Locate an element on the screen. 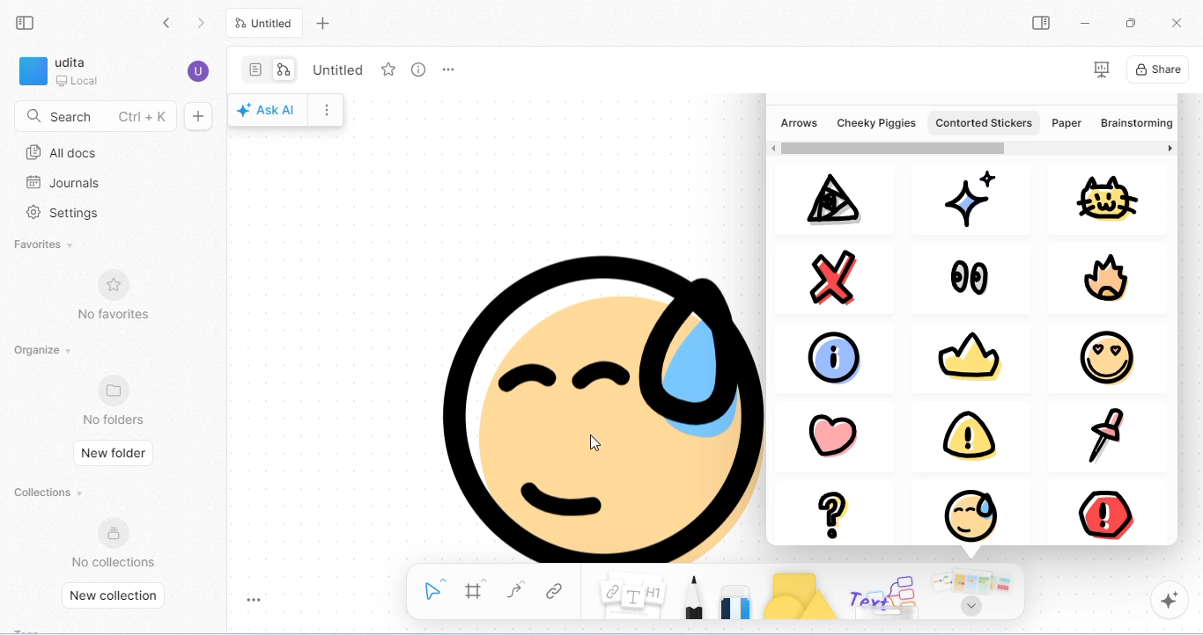 Image resolution: width=1203 pixels, height=635 pixels. info is located at coordinates (841, 355).